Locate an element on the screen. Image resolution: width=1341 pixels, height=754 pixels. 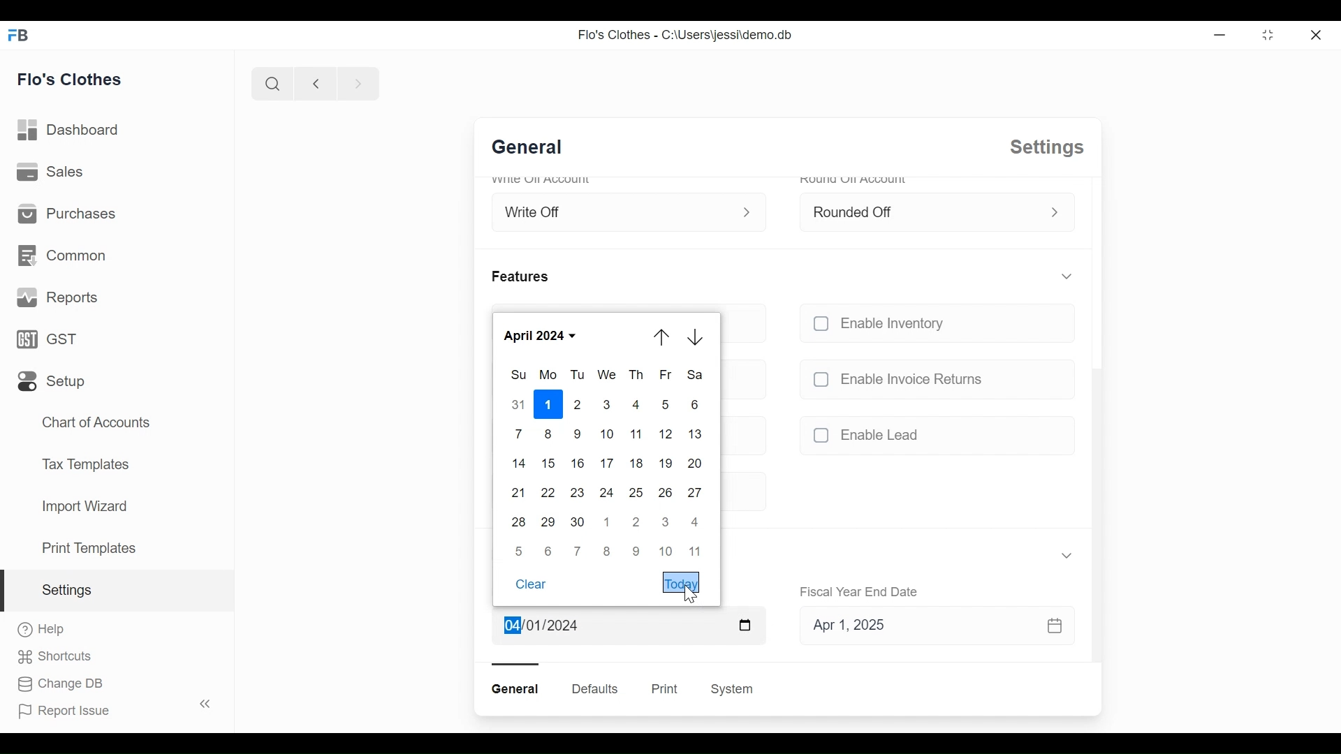
2 is located at coordinates (637, 522).